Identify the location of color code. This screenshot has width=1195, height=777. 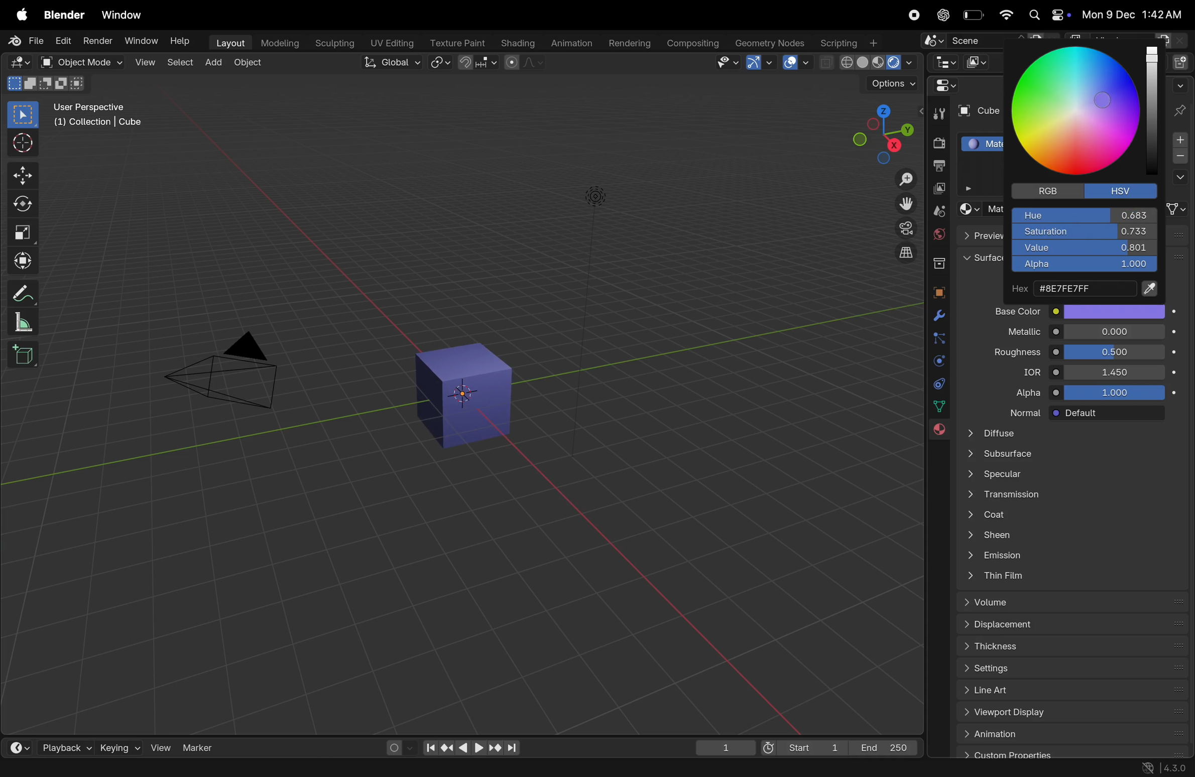
(1086, 290).